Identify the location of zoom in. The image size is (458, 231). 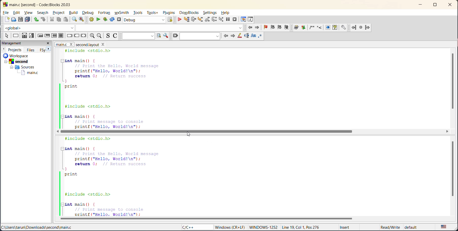
(93, 36).